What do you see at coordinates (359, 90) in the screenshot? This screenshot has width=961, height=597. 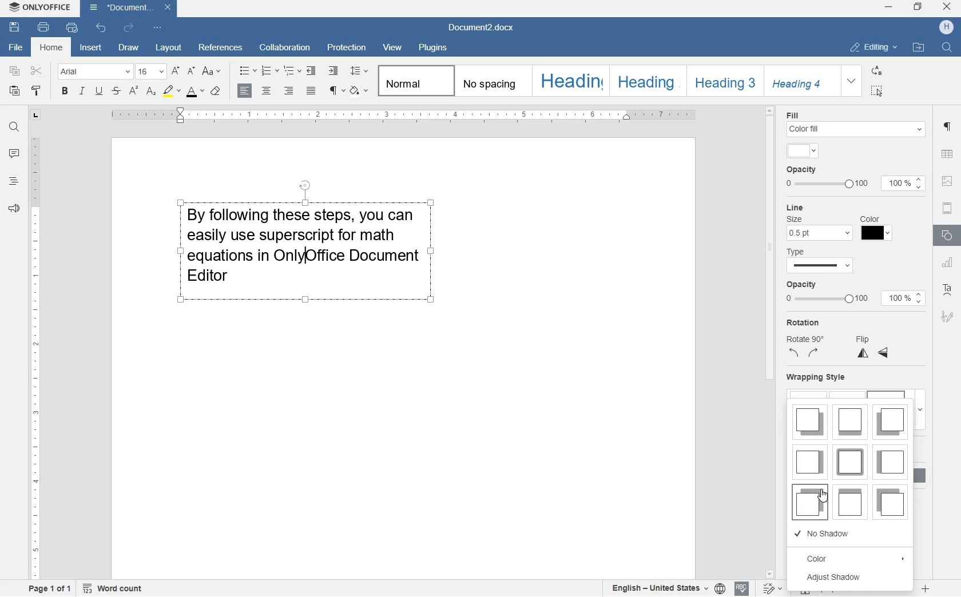 I see `shading` at bounding box center [359, 90].